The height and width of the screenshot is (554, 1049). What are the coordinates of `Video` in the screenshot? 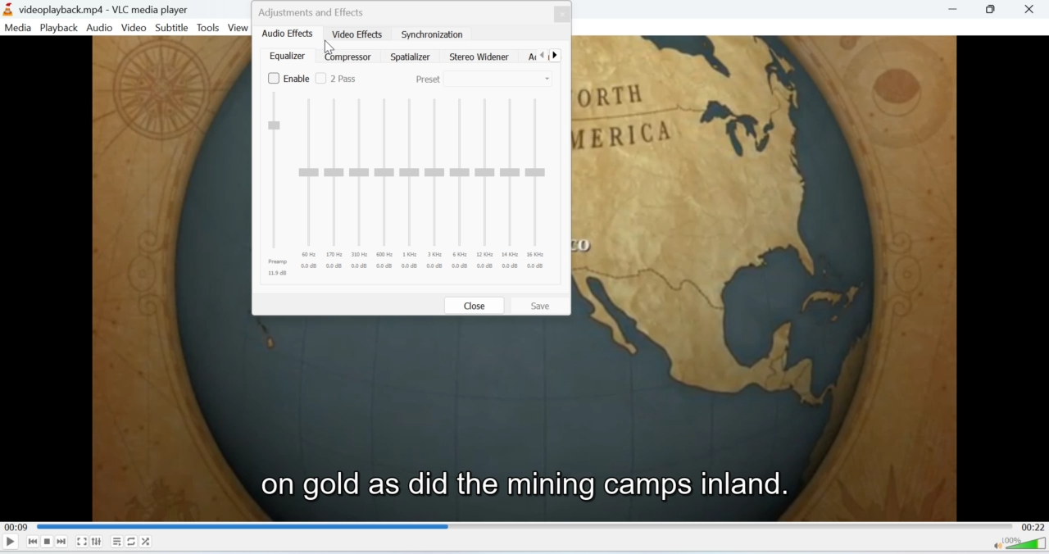 It's located at (135, 28).